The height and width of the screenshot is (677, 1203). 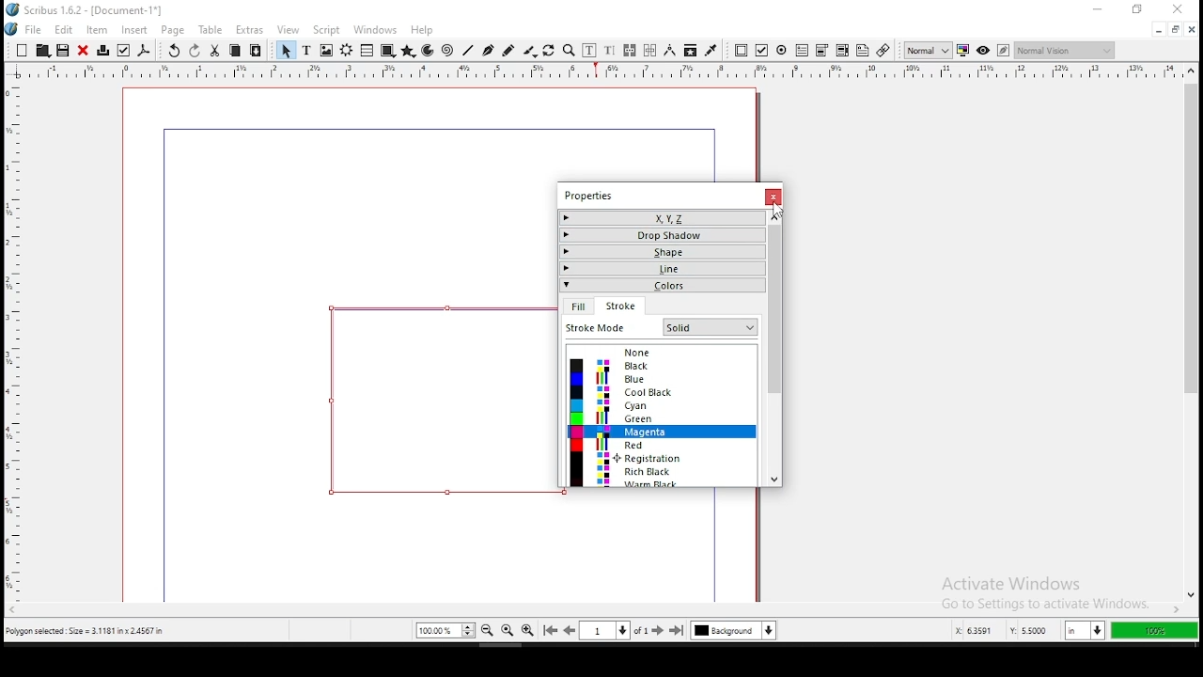 What do you see at coordinates (530, 51) in the screenshot?
I see `calligraphy line` at bounding box center [530, 51].